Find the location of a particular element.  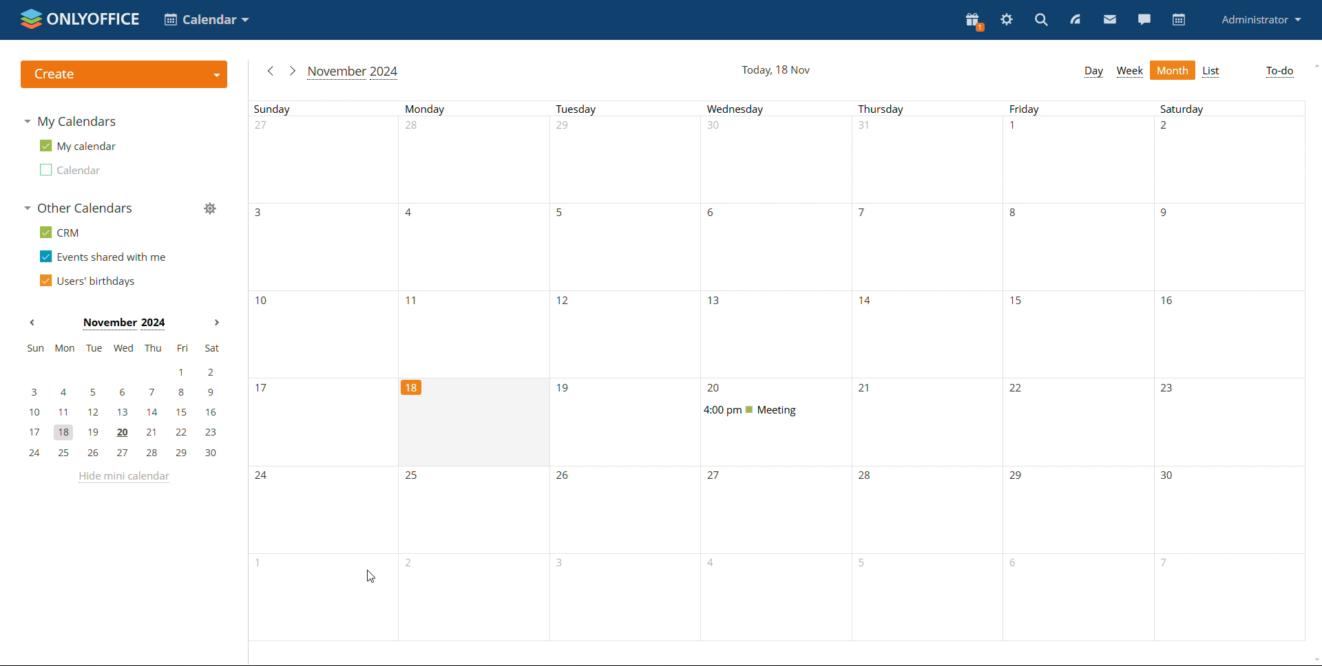

logo is located at coordinates (81, 19).